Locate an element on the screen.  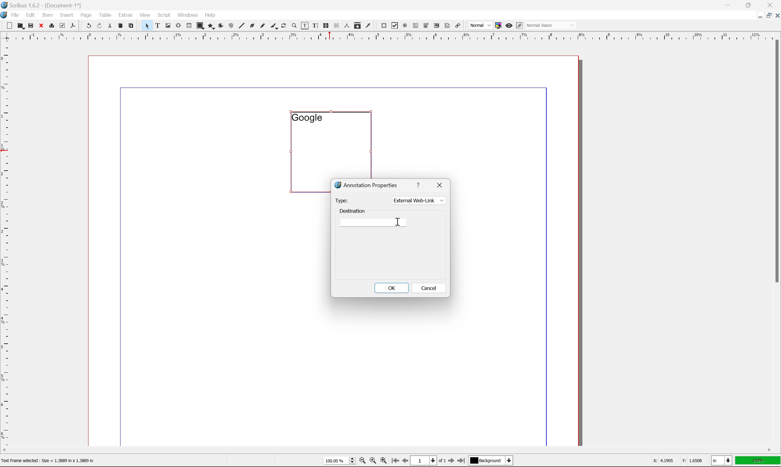
item is located at coordinates (49, 14).